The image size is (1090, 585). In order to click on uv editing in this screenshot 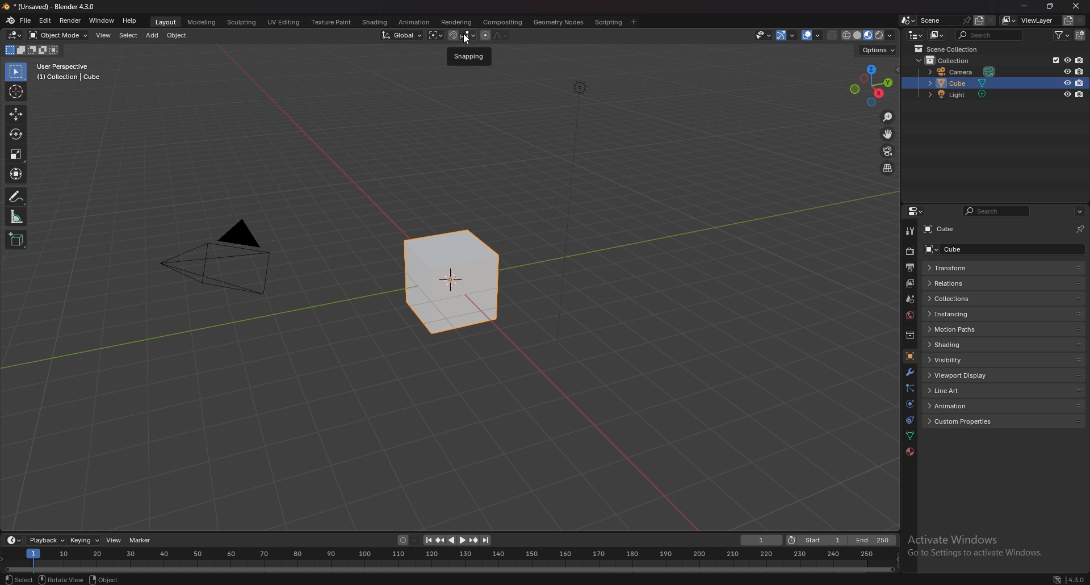, I will do `click(283, 22)`.